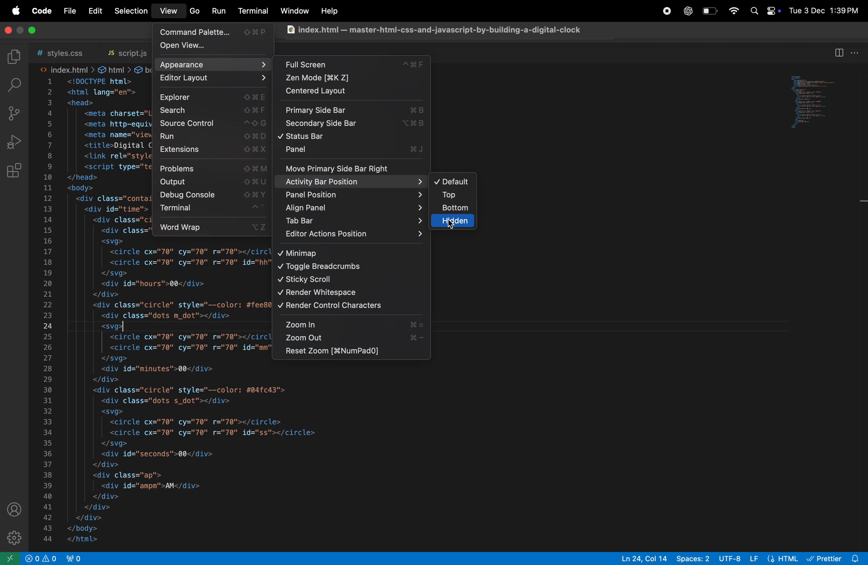 This screenshot has height=565, width=868. I want to click on zoom out, so click(350, 338).